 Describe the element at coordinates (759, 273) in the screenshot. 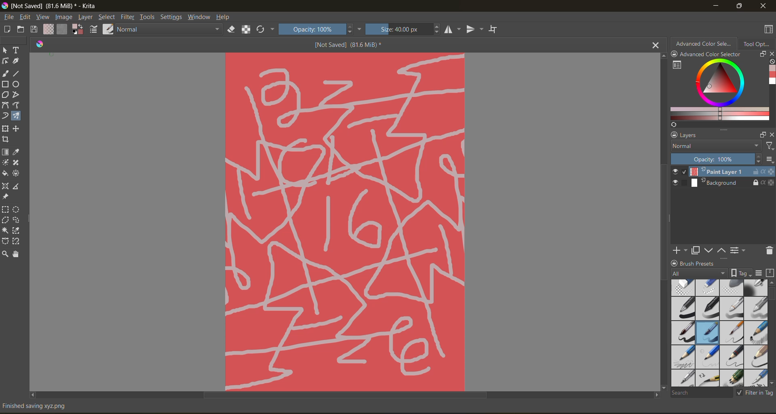

I see `display settings` at that location.